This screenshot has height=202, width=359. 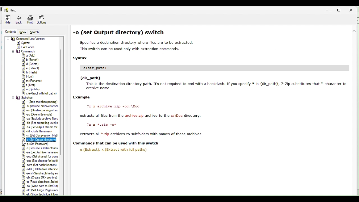 I want to click on delete Files after incl, so click(x=40, y=169).